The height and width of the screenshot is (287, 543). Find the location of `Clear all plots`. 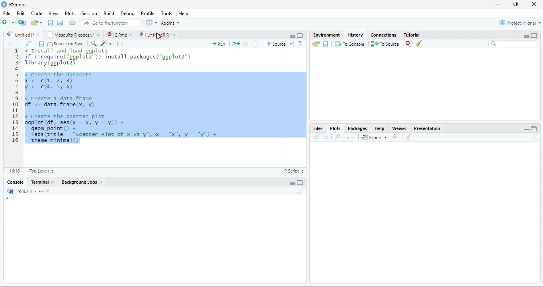

Clear all plots is located at coordinates (409, 137).